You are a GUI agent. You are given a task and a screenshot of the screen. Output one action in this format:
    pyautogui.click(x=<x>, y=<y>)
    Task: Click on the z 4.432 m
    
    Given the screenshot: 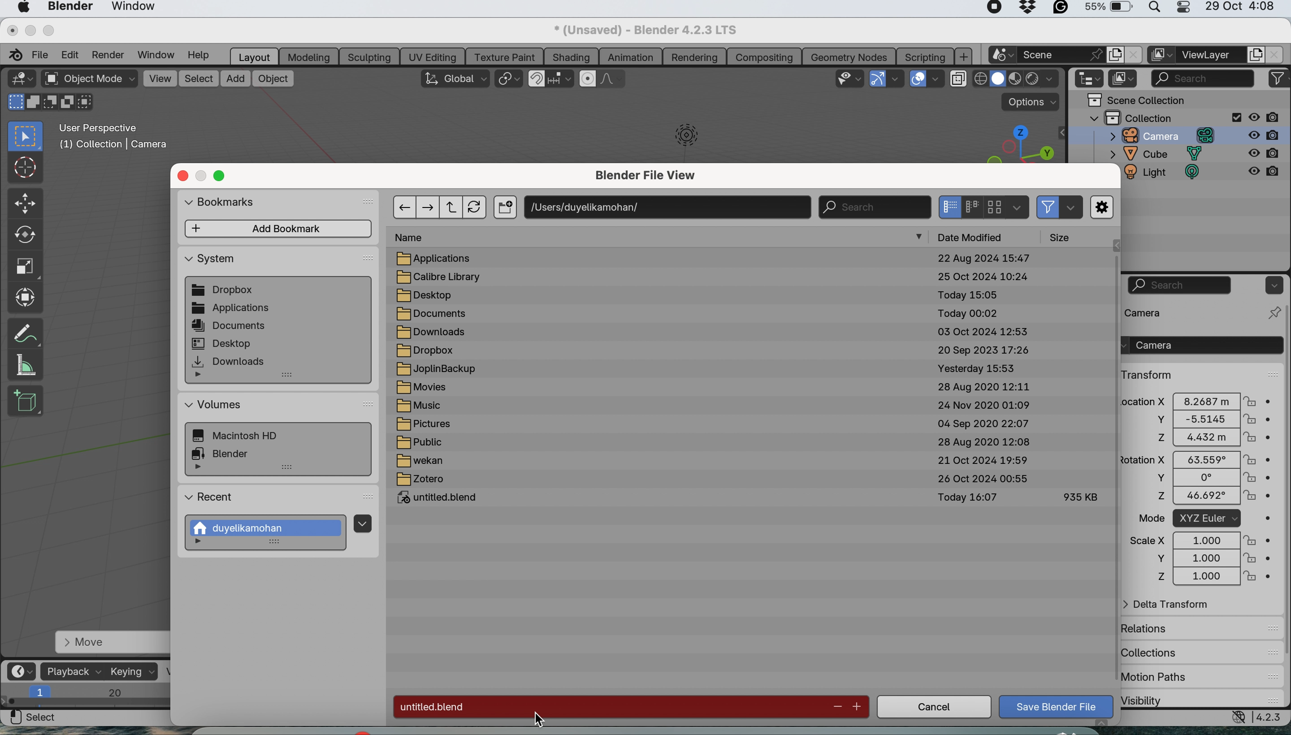 What is the action you would take?
    pyautogui.click(x=1200, y=438)
    